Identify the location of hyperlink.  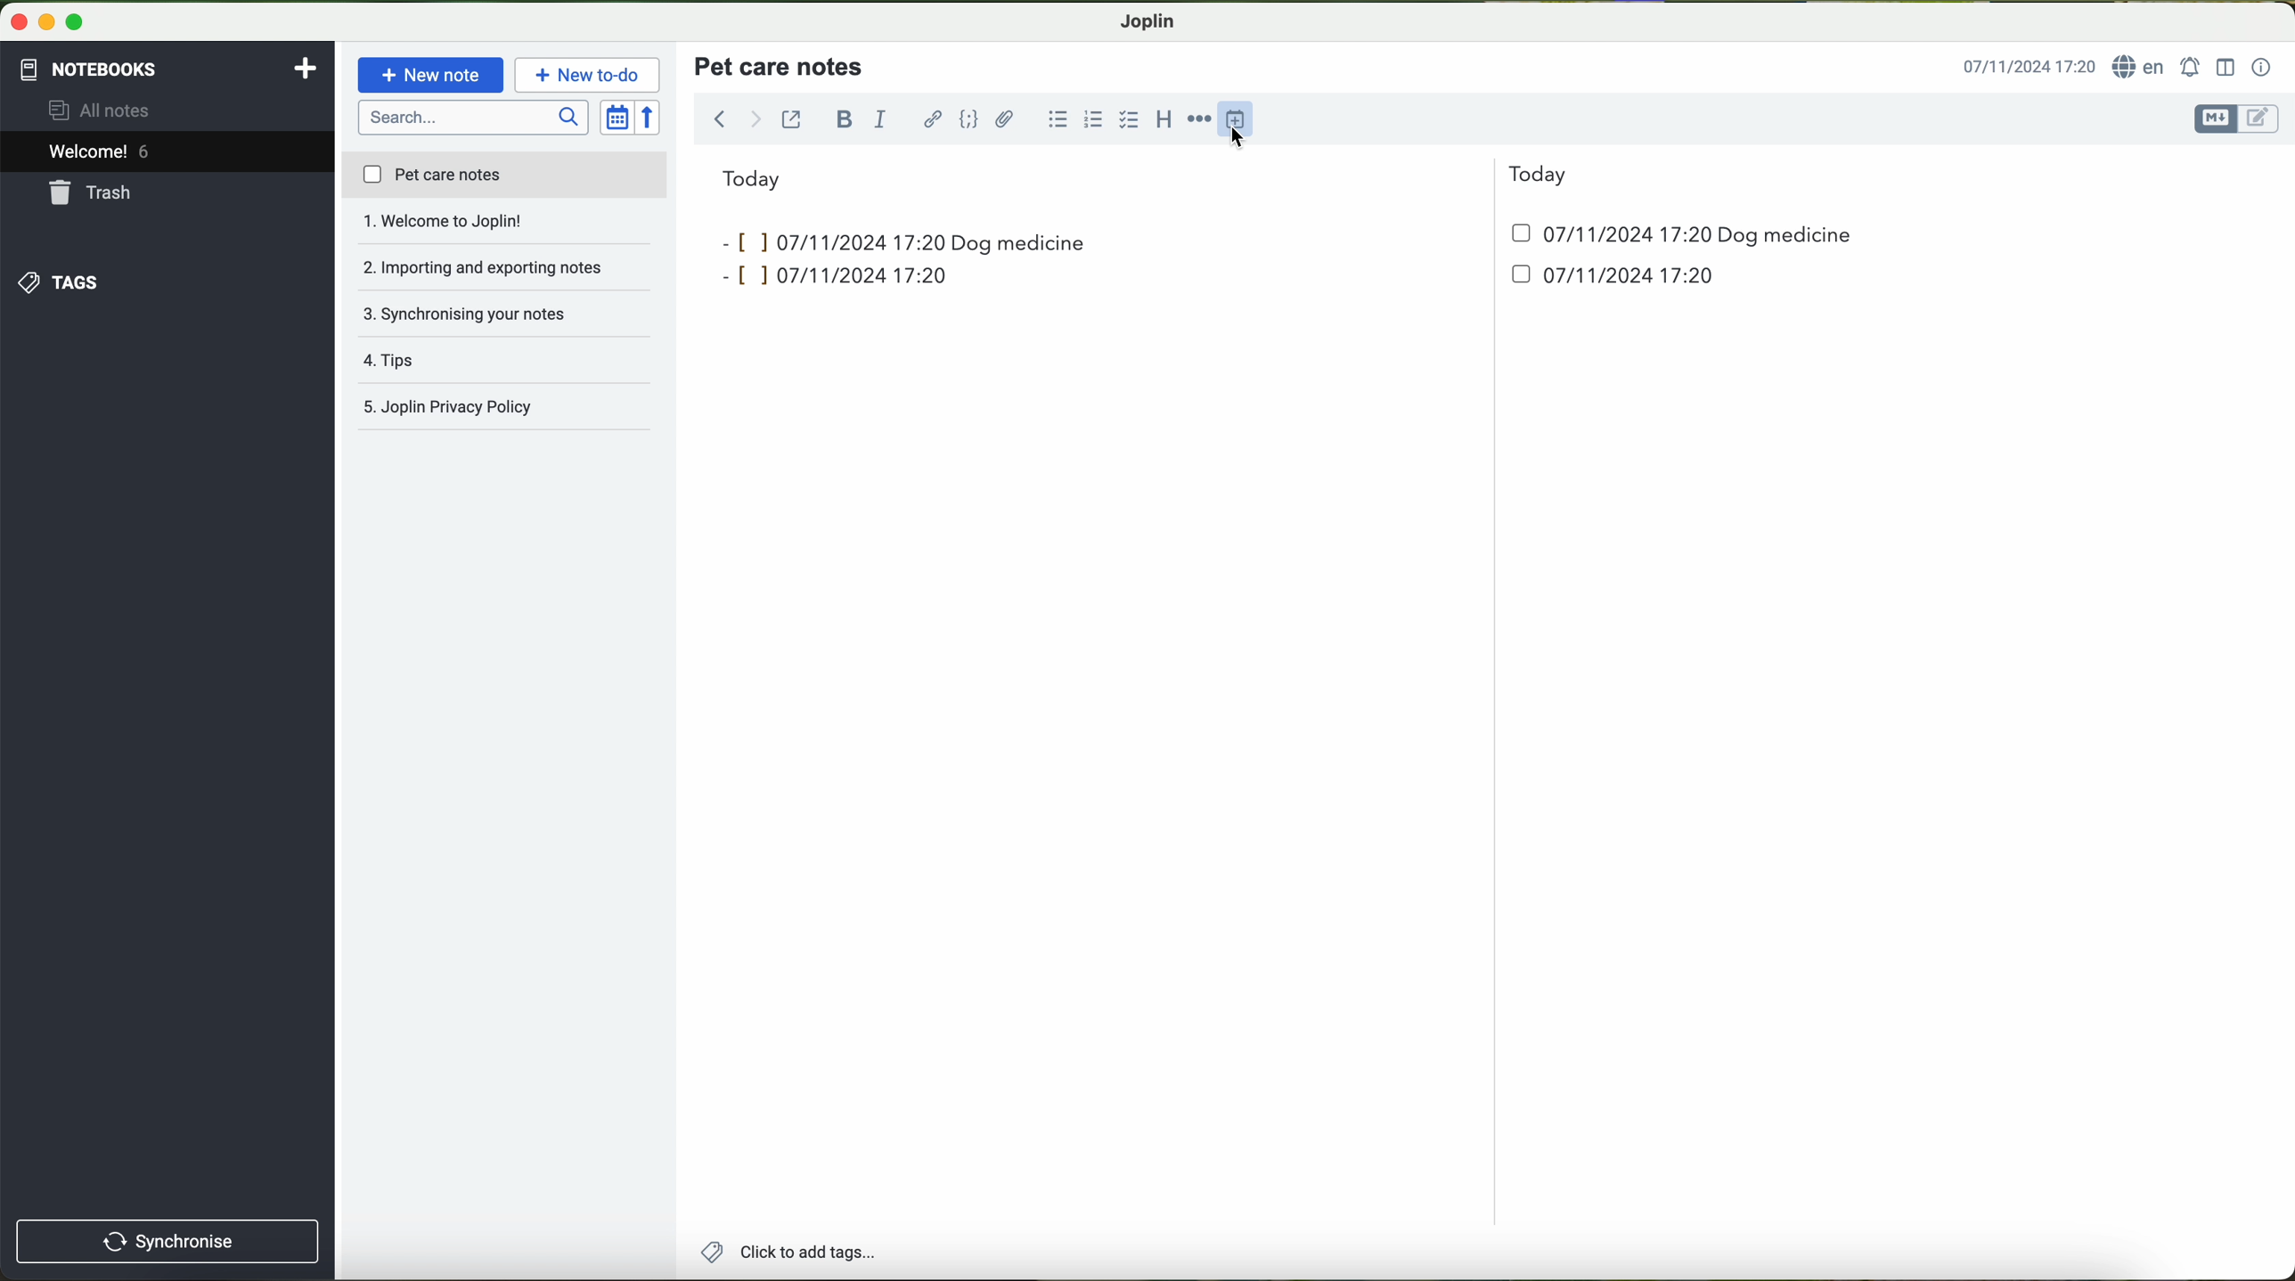
(935, 121).